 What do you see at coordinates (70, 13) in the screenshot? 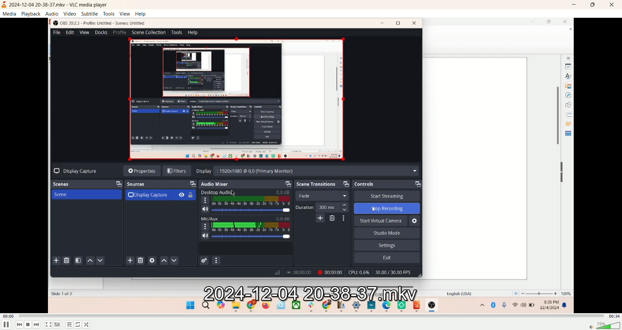
I see `video` at bounding box center [70, 13].